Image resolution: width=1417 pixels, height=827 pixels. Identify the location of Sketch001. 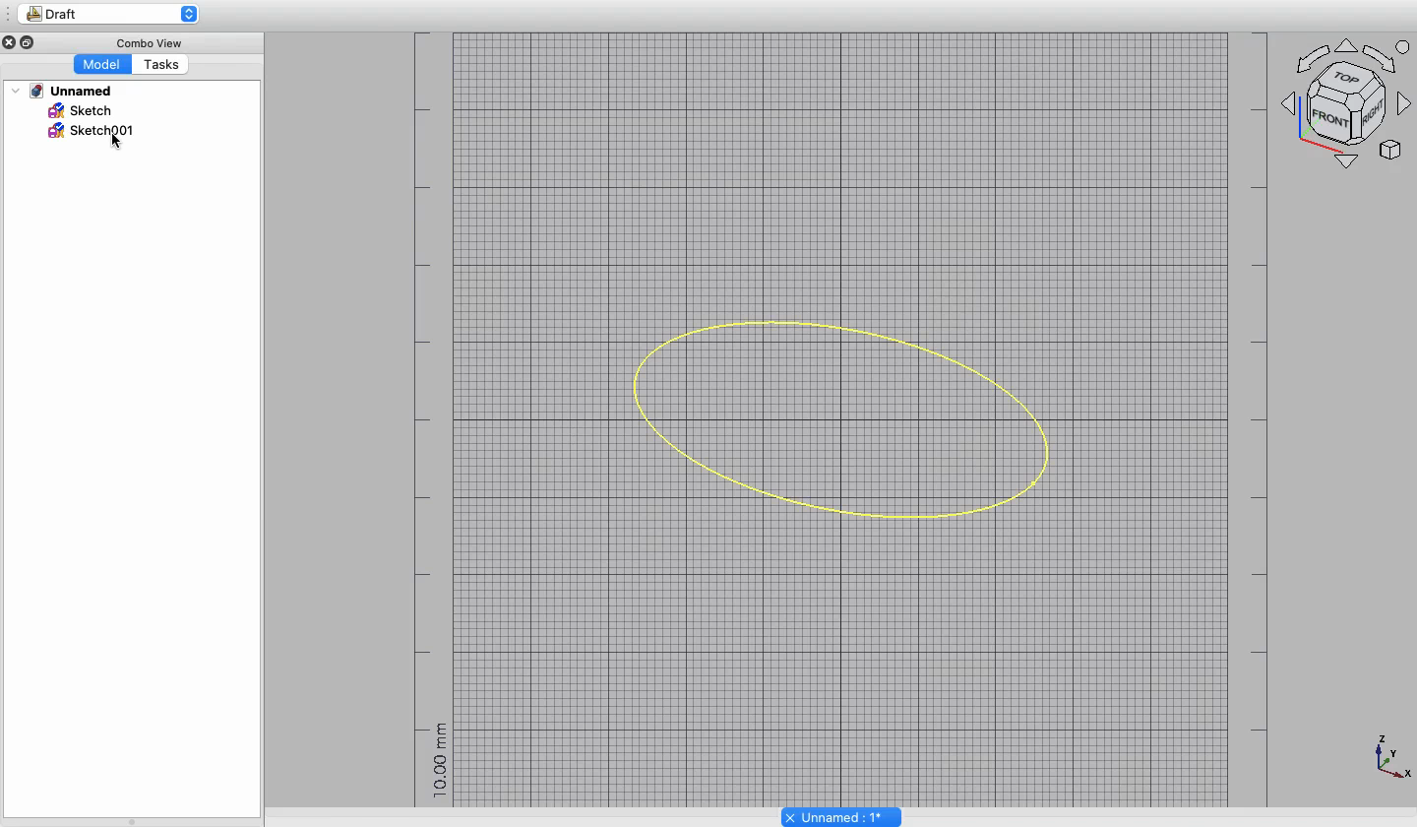
(73, 133).